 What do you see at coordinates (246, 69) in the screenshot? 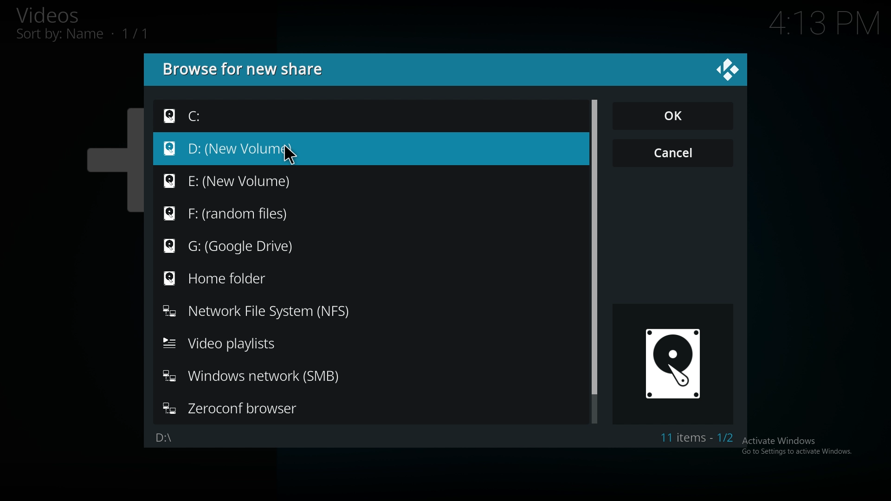
I see `browse` at bounding box center [246, 69].